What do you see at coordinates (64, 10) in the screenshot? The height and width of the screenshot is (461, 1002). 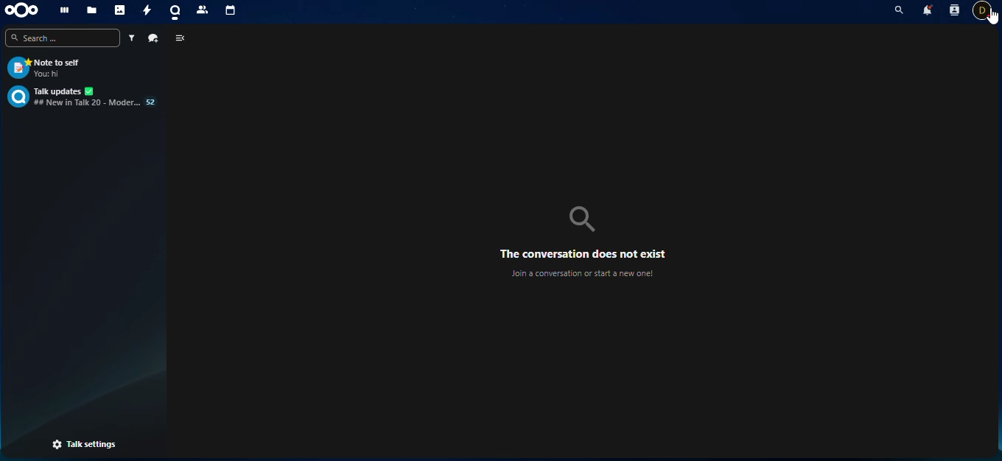 I see `dashboard` at bounding box center [64, 10].